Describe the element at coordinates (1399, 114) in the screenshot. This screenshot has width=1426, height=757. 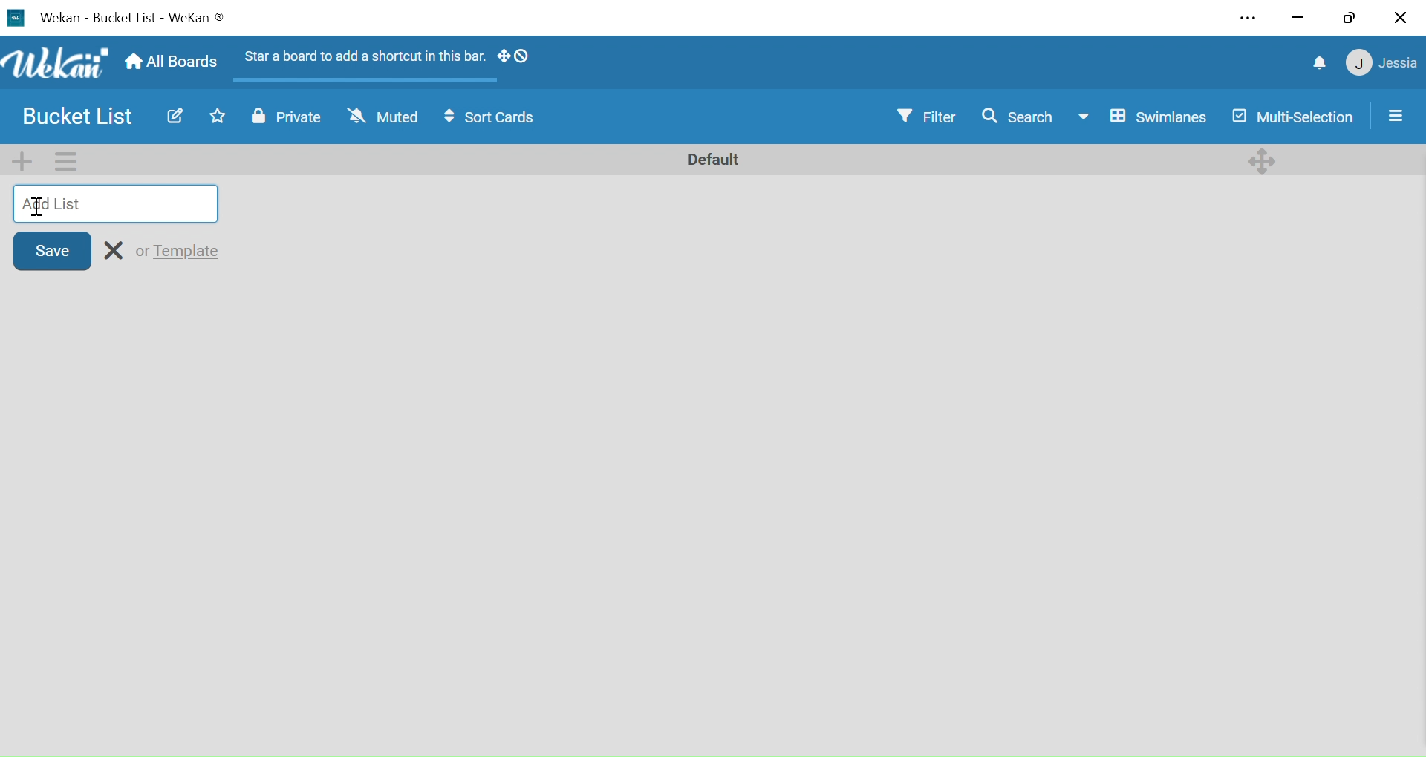
I see `Open/Close Sidebar` at that location.